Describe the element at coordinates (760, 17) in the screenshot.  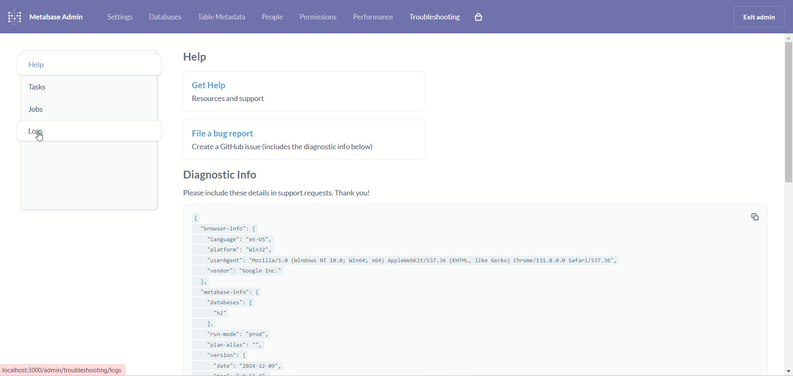
I see `exit admin` at that location.